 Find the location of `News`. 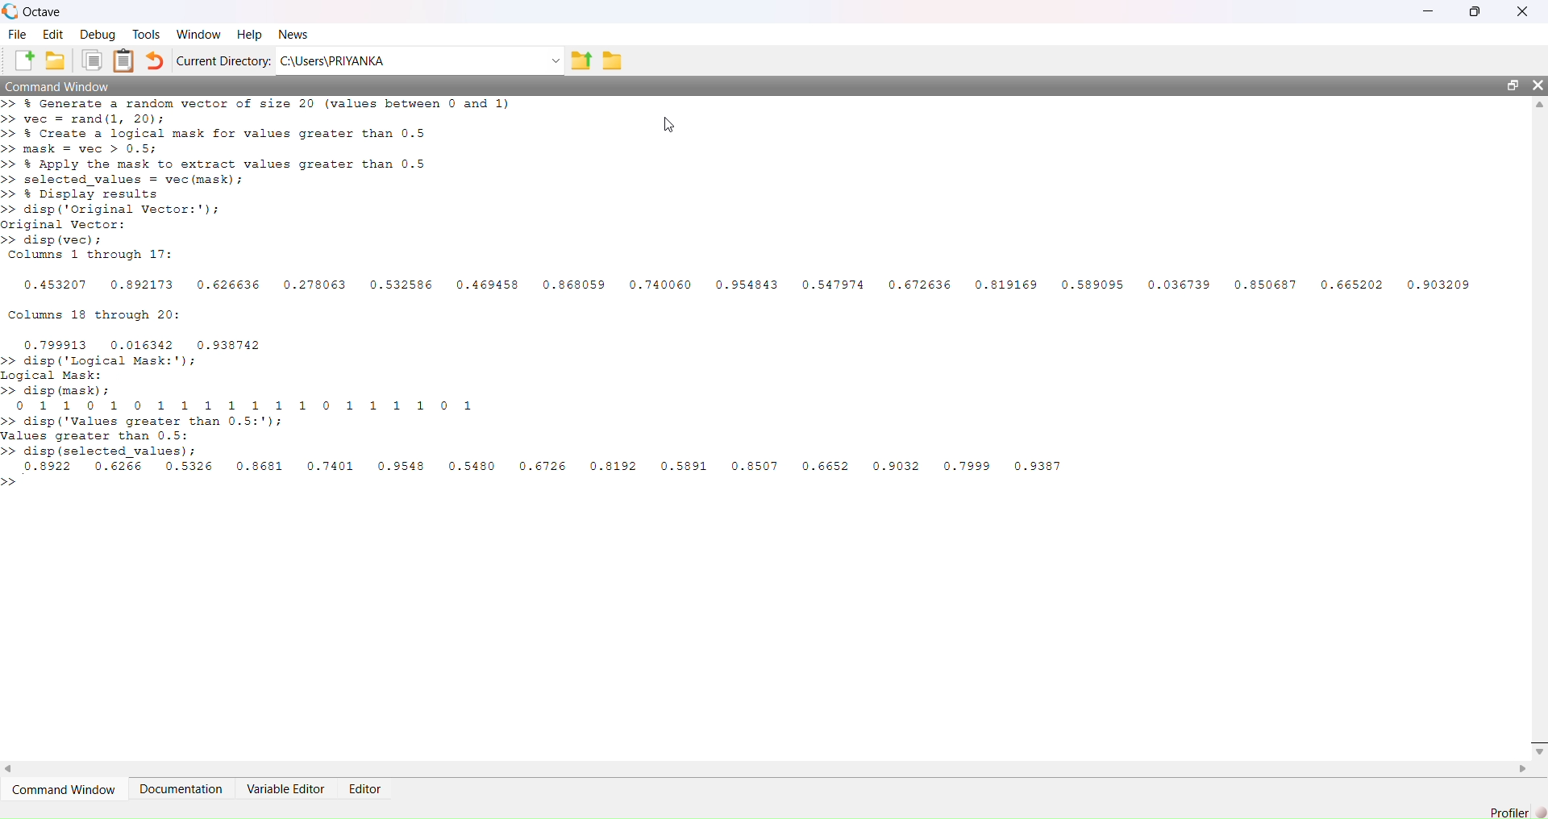

News is located at coordinates (295, 35).